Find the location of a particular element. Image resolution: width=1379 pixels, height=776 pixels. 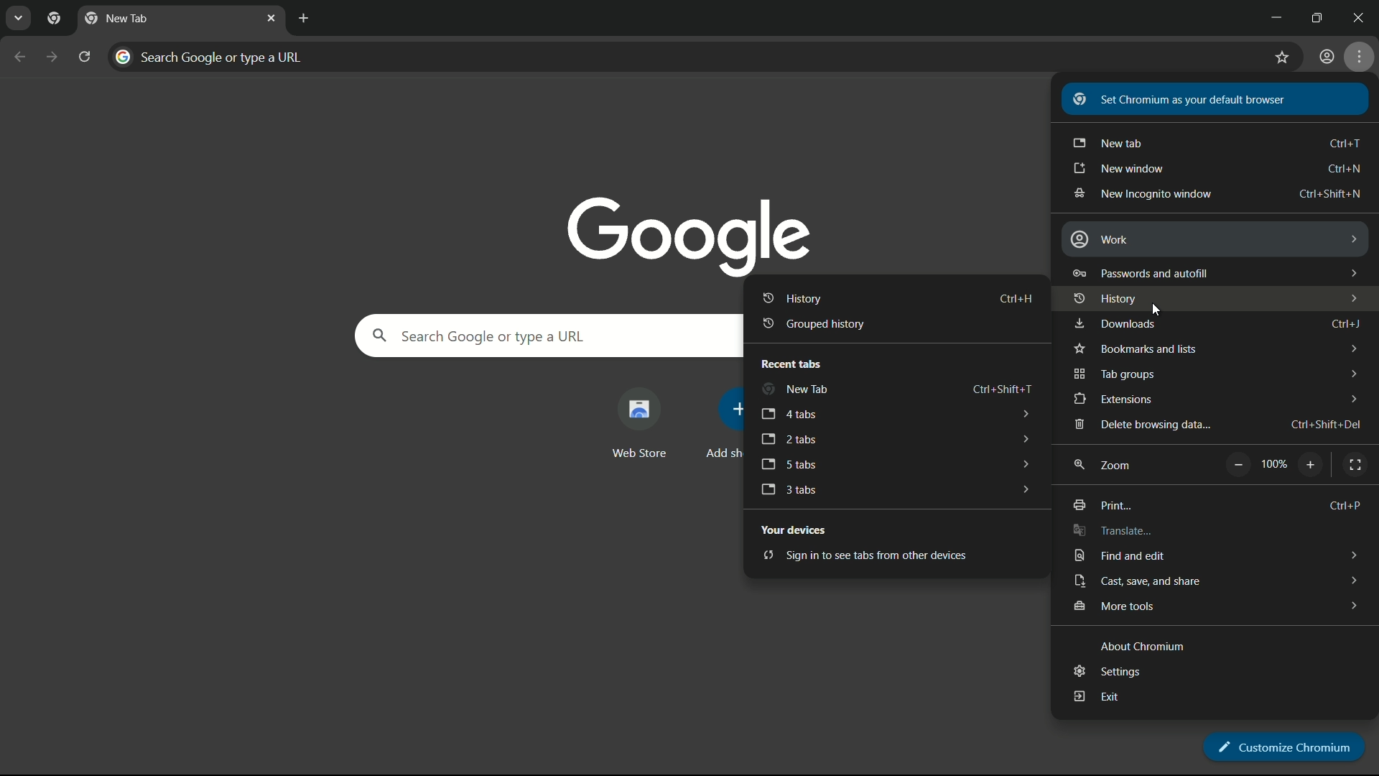

google is located at coordinates (689, 229).